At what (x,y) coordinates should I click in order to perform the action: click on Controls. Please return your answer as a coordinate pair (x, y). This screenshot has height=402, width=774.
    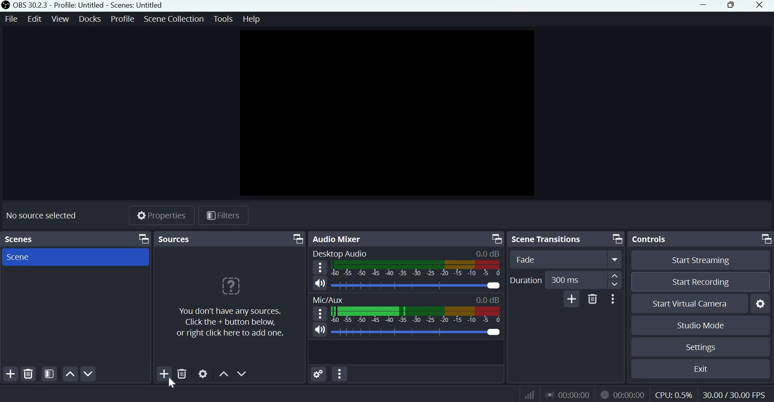
    Looking at the image, I should click on (649, 238).